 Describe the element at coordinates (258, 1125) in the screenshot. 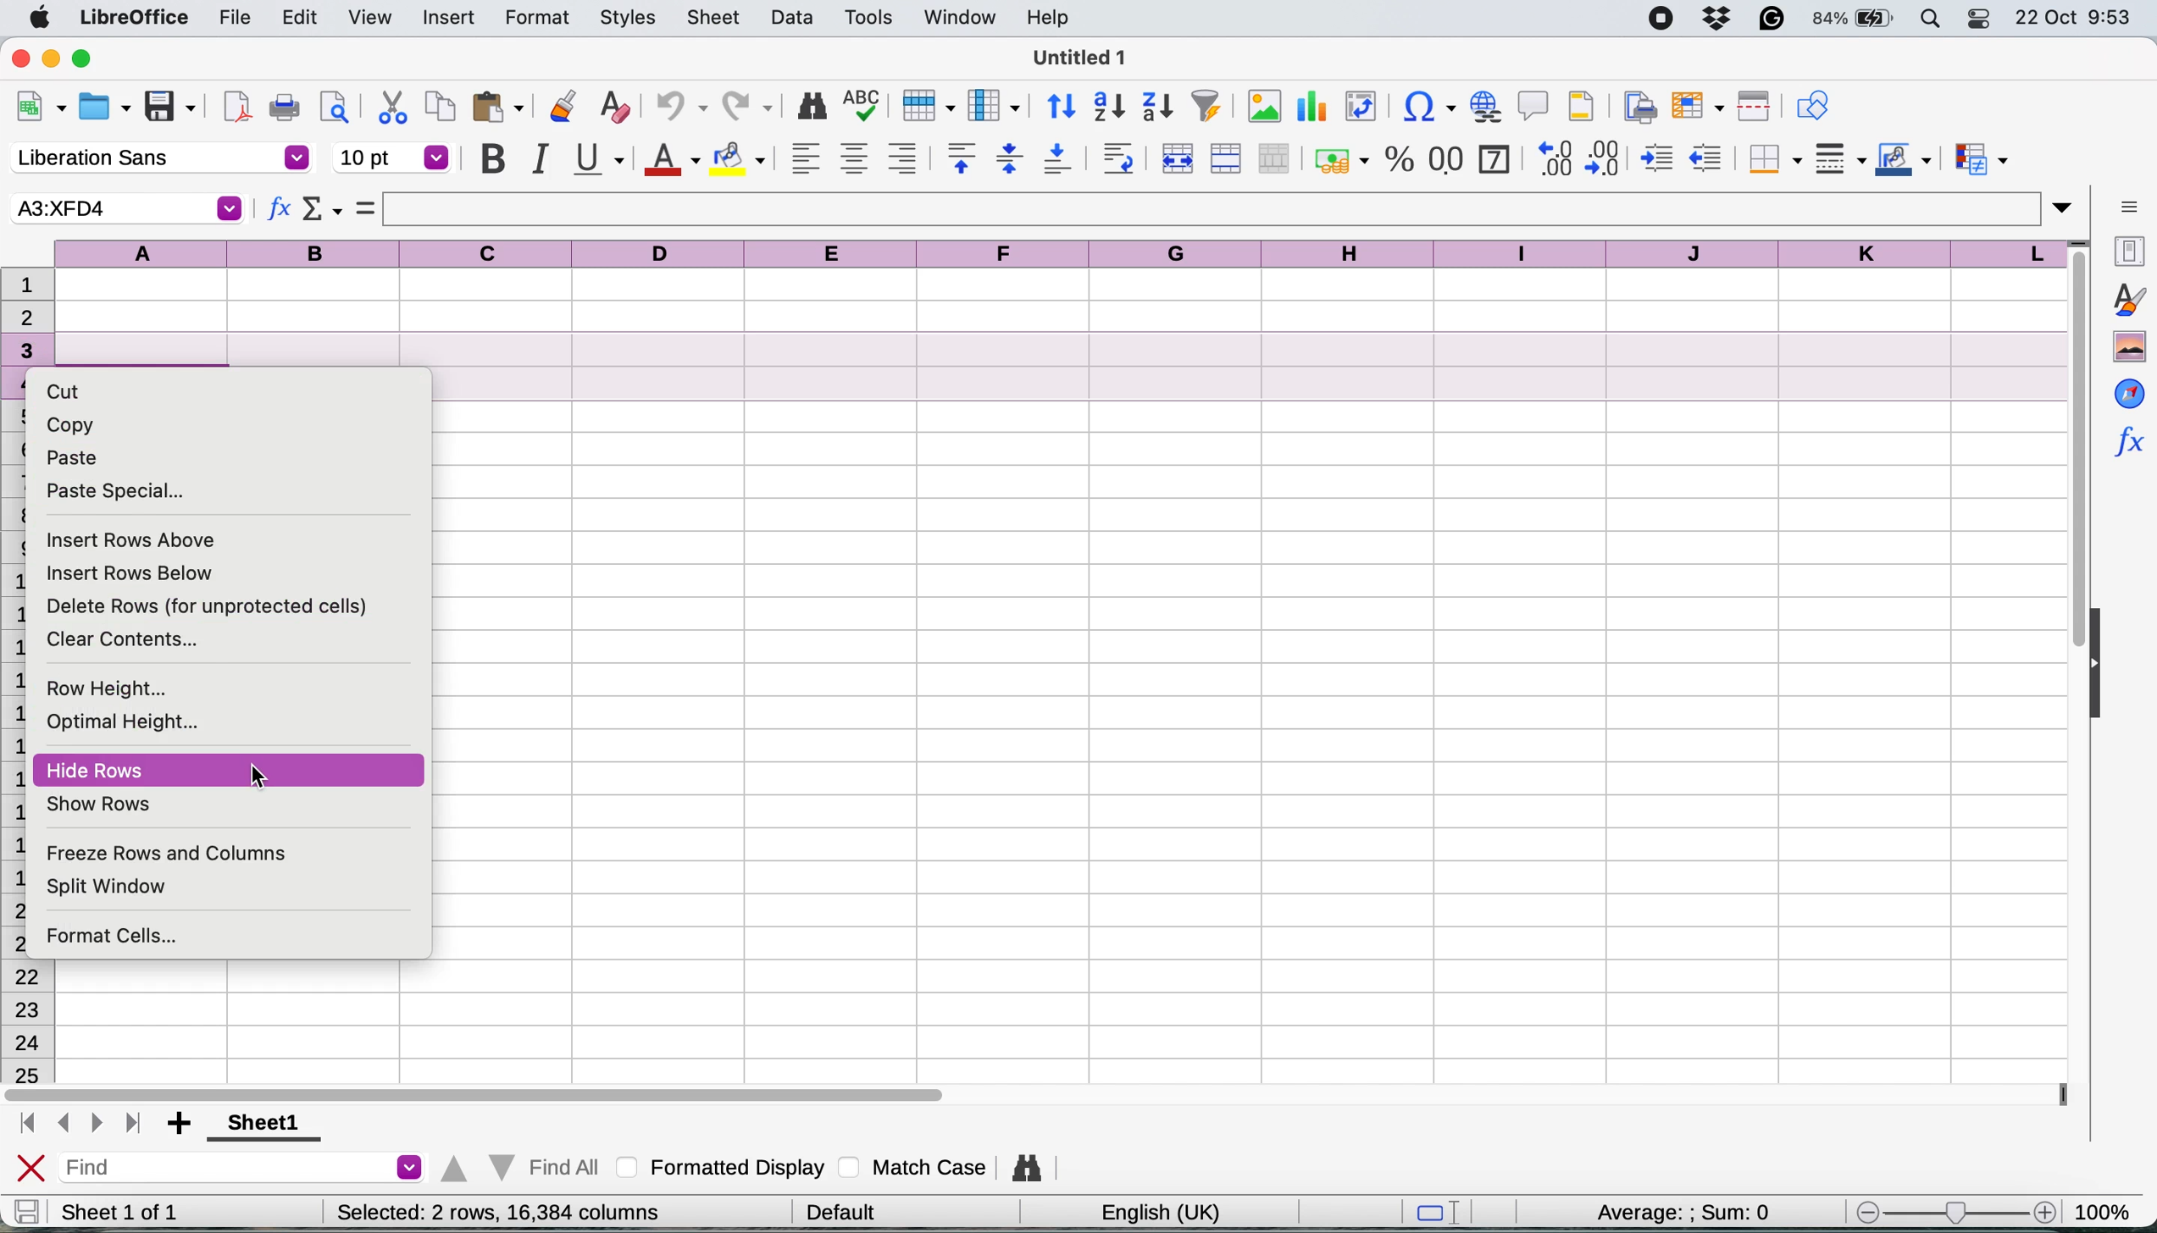

I see `sheet 1` at that location.